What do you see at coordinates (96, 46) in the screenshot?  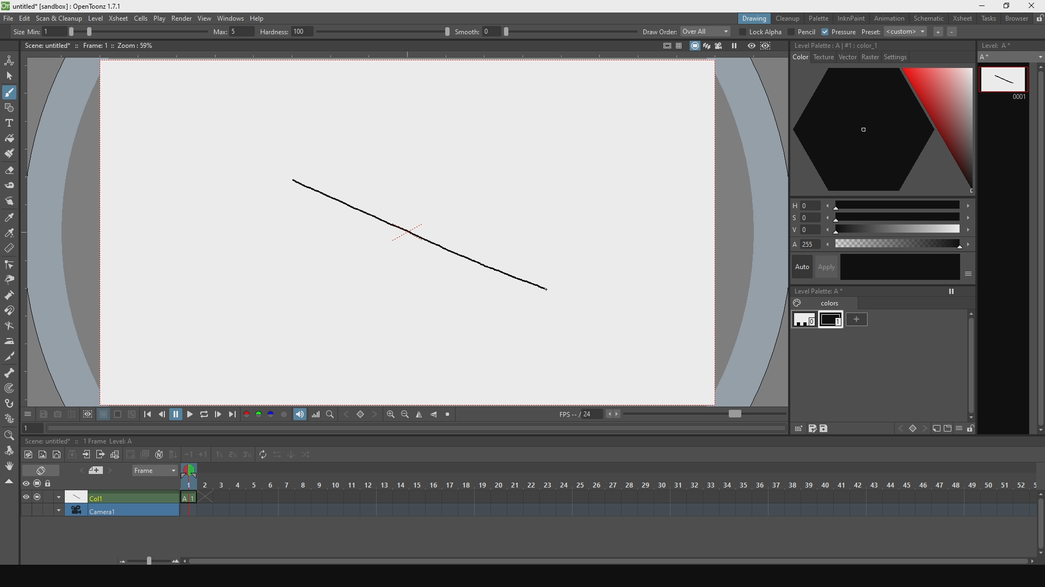 I see `scene details` at bounding box center [96, 46].